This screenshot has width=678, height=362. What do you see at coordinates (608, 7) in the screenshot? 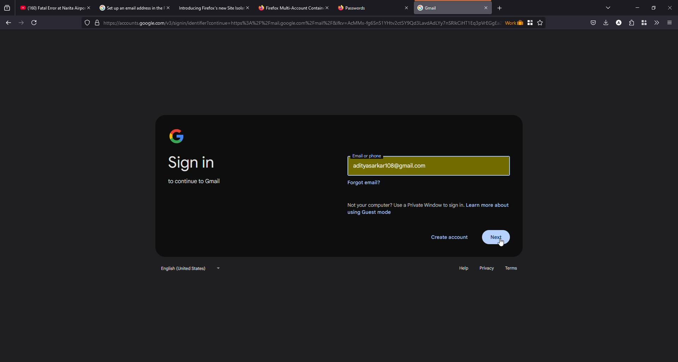
I see `tabs` at bounding box center [608, 7].